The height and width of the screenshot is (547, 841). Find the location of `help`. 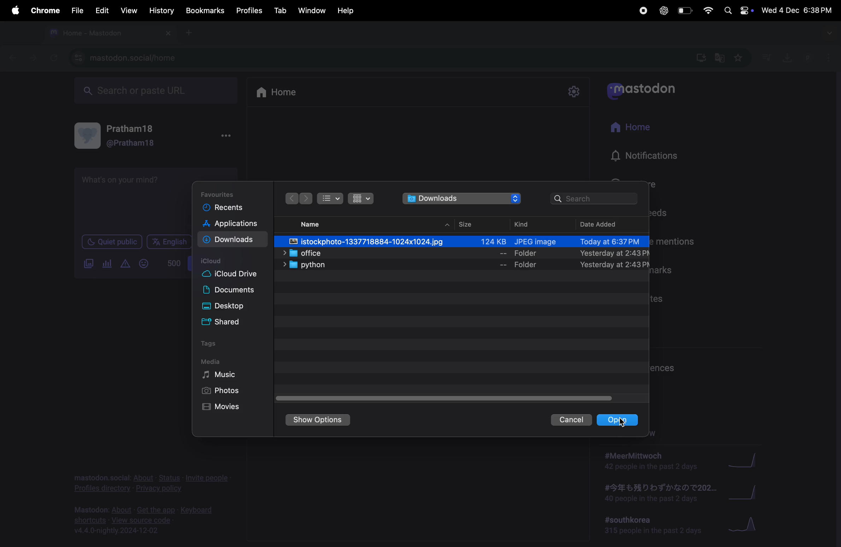

help is located at coordinates (347, 9).